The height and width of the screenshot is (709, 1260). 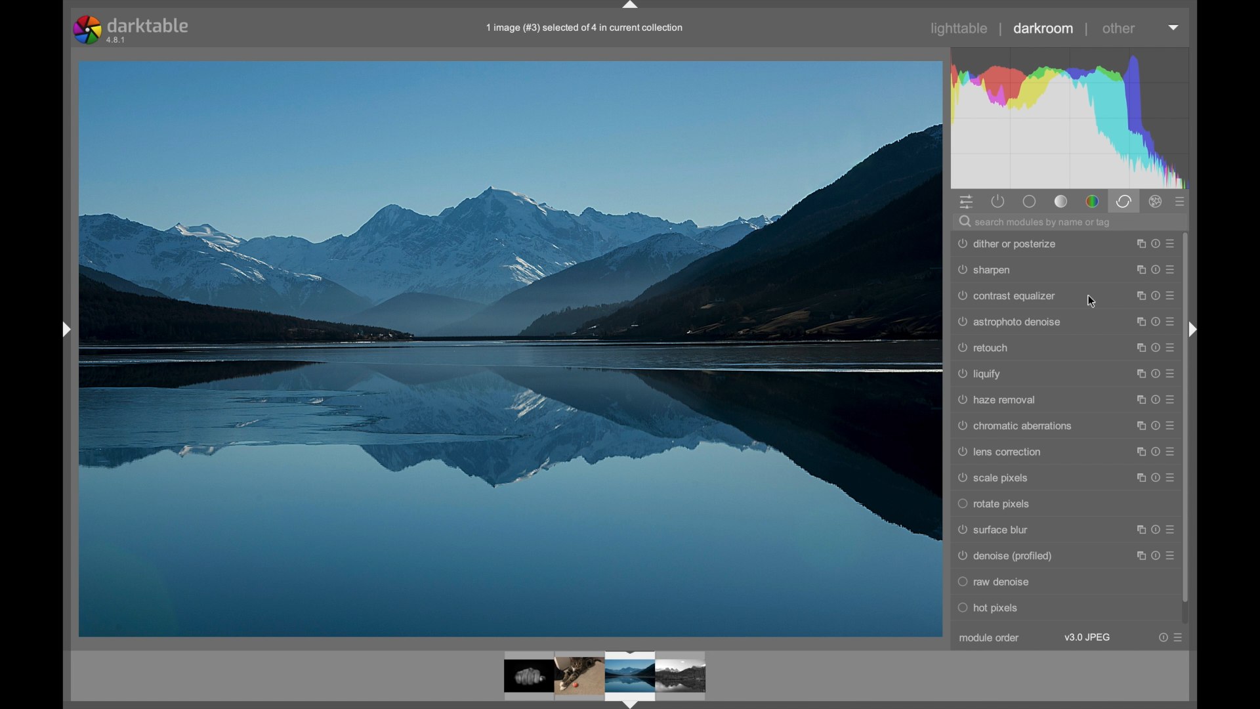 I want to click on photo, so click(x=511, y=347).